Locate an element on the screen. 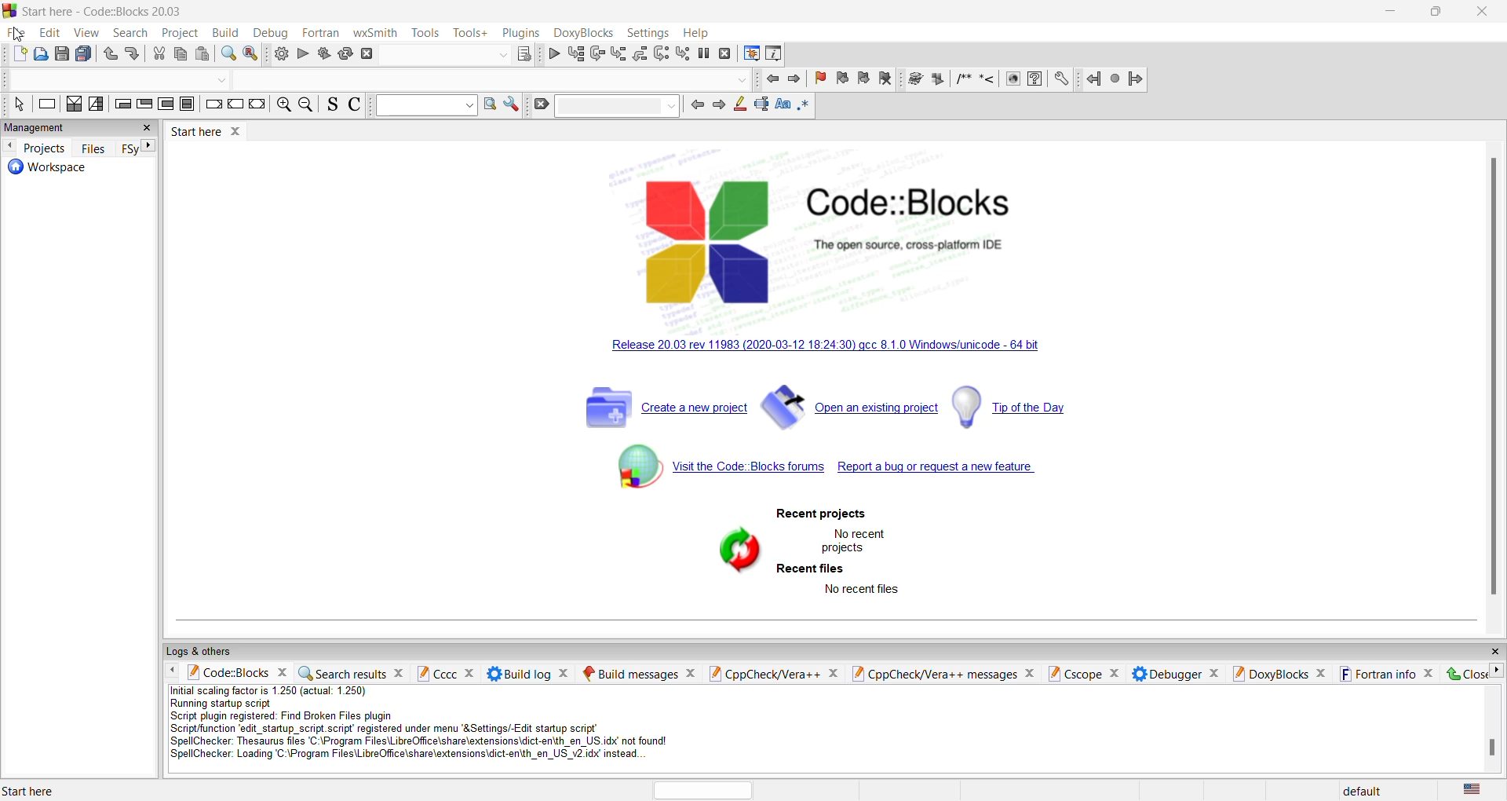 This screenshot has width=1507, height=801. toggle source is located at coordinates (332, 105).